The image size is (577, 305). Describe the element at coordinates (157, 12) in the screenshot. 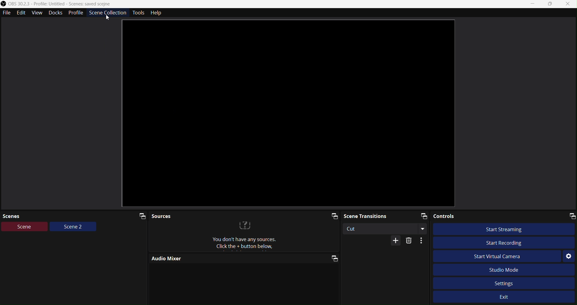

I see `Help` at that location.